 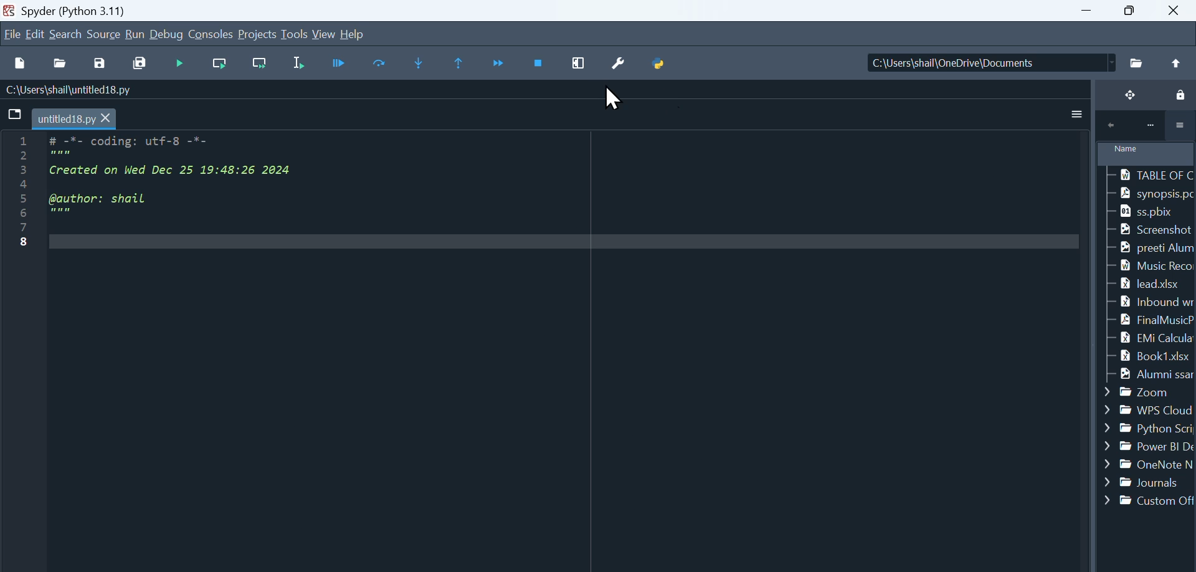 What do you see at coordinates (1151, 267) in the screenshot?
I see `Music Rec..` at bounding box center [1151, 267].